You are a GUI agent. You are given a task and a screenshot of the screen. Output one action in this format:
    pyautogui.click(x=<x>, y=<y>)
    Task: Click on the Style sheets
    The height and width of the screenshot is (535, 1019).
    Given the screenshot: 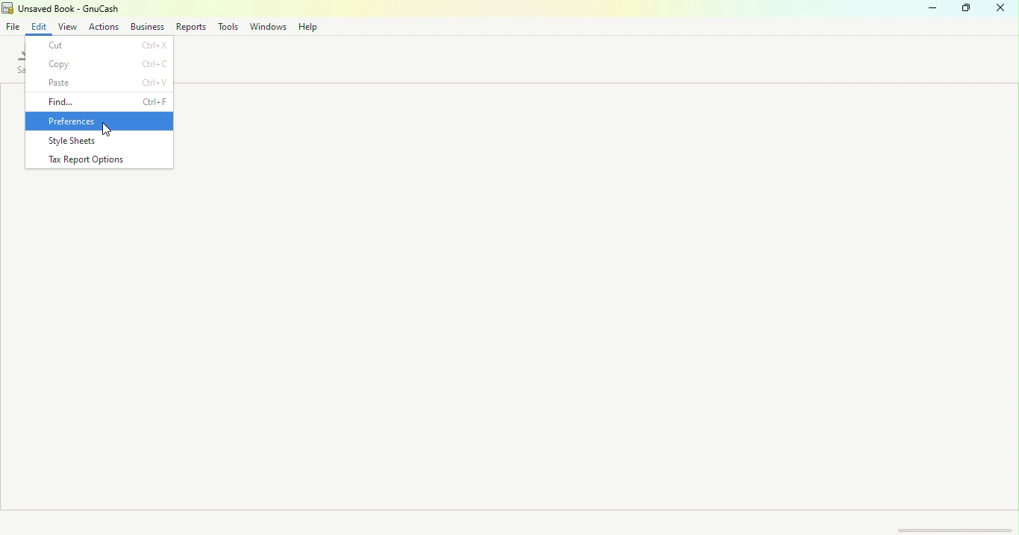 What is the action you would take?
    pyautogui.click(x=103, y=141)
    